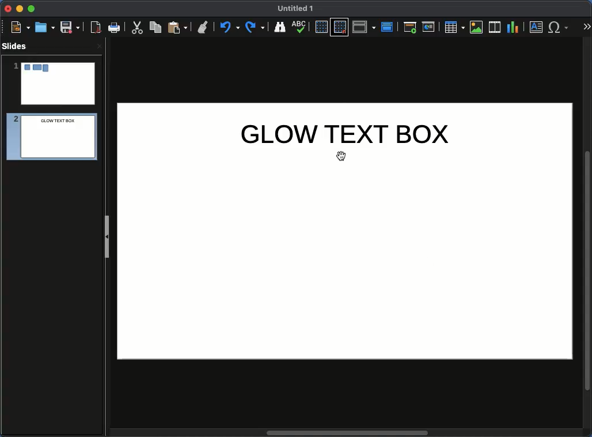 The height and width of the screenshot is (437, 592). Describe the element at coordinates (54, 84) in the screenshot. I see `Slide 1` at that location.